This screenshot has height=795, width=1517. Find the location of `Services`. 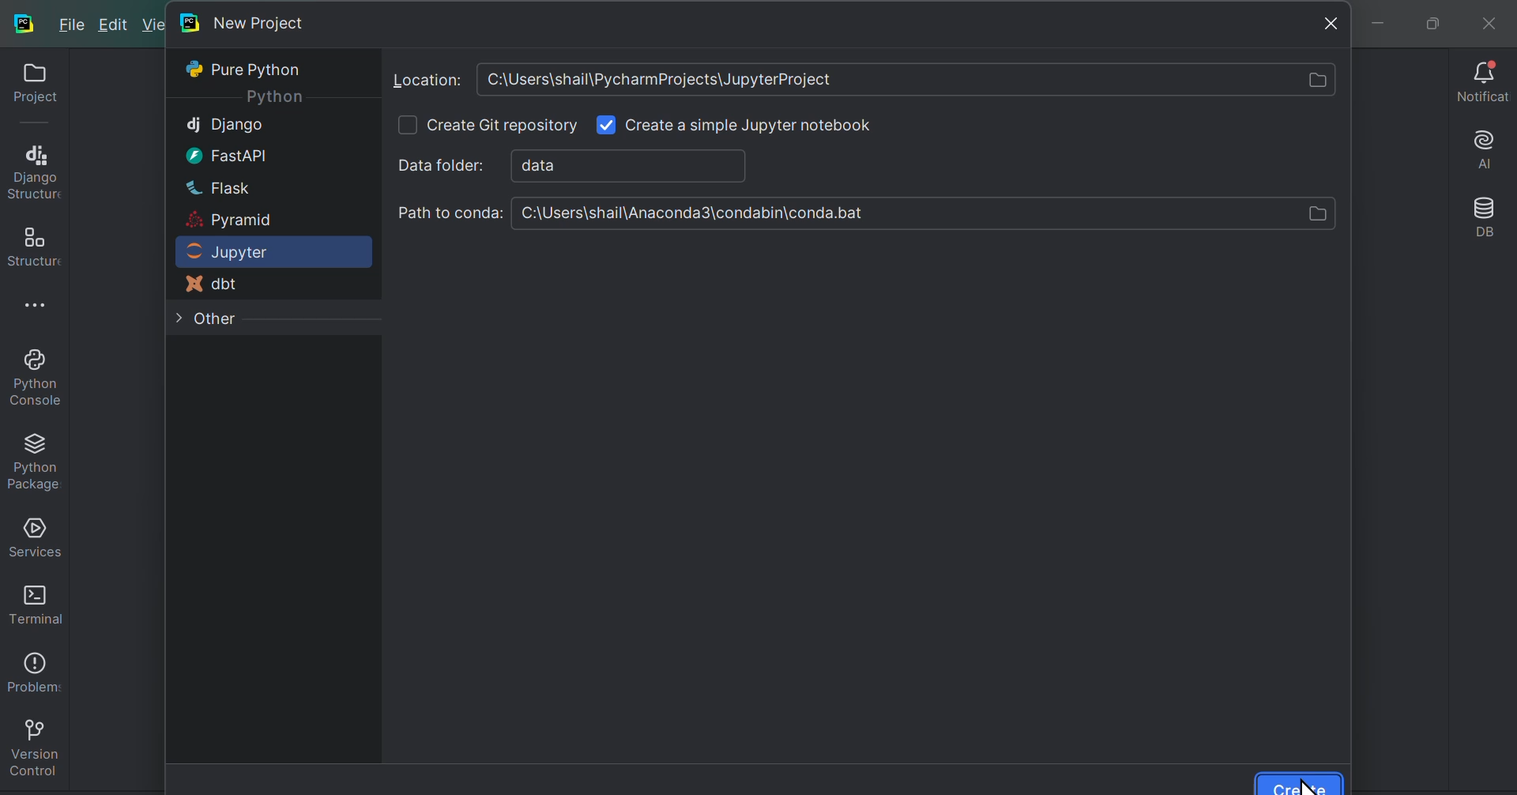

Services is located at coordinates (33, 534).